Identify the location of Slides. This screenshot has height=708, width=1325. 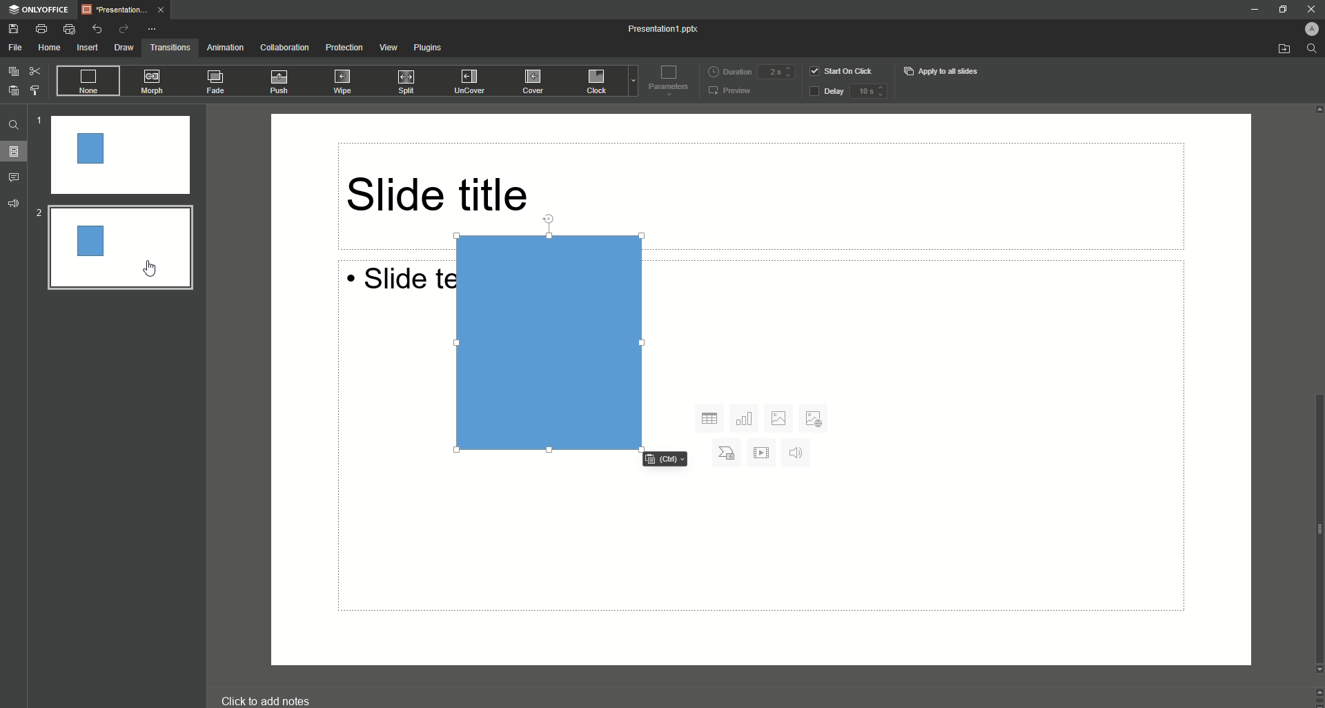
(14, 151).